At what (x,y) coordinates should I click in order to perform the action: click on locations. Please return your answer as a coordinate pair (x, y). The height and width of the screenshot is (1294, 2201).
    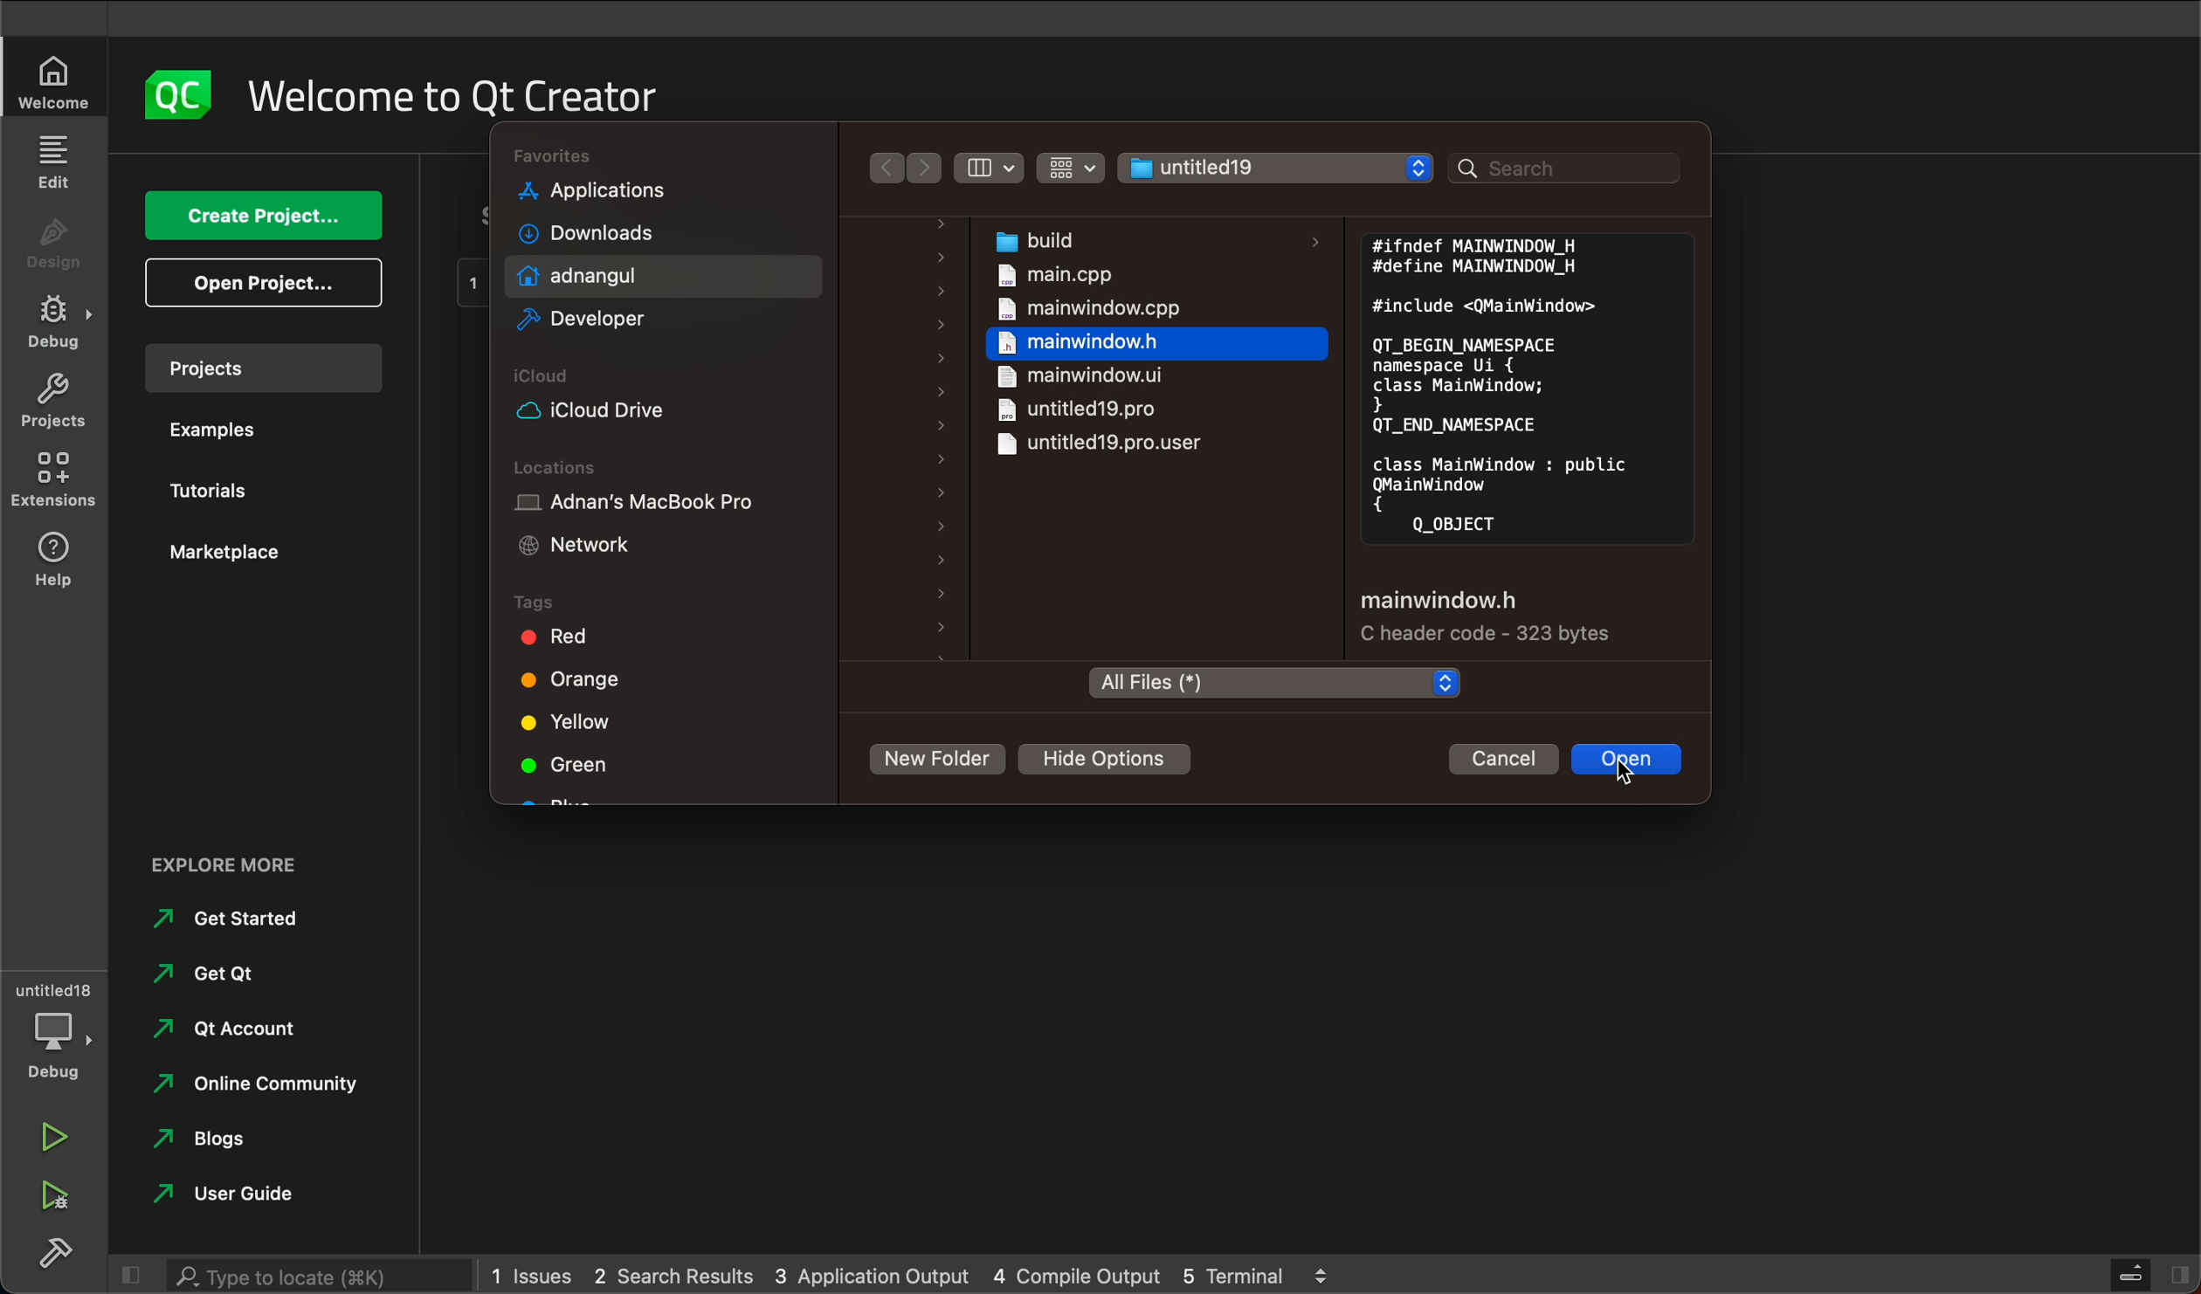
    Looking at the image, I should click on (654, 469).